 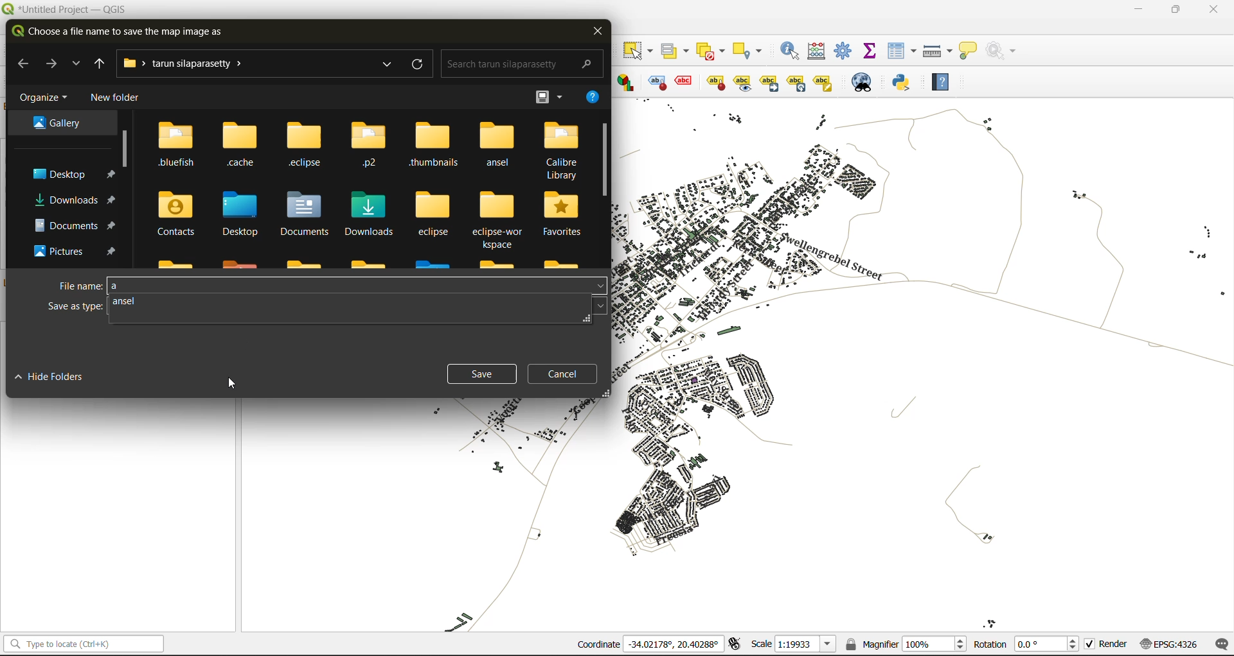 What do you see at coordinates (190, 64) in the screenshot?
I see `file path` at bounding box center [190, 64].